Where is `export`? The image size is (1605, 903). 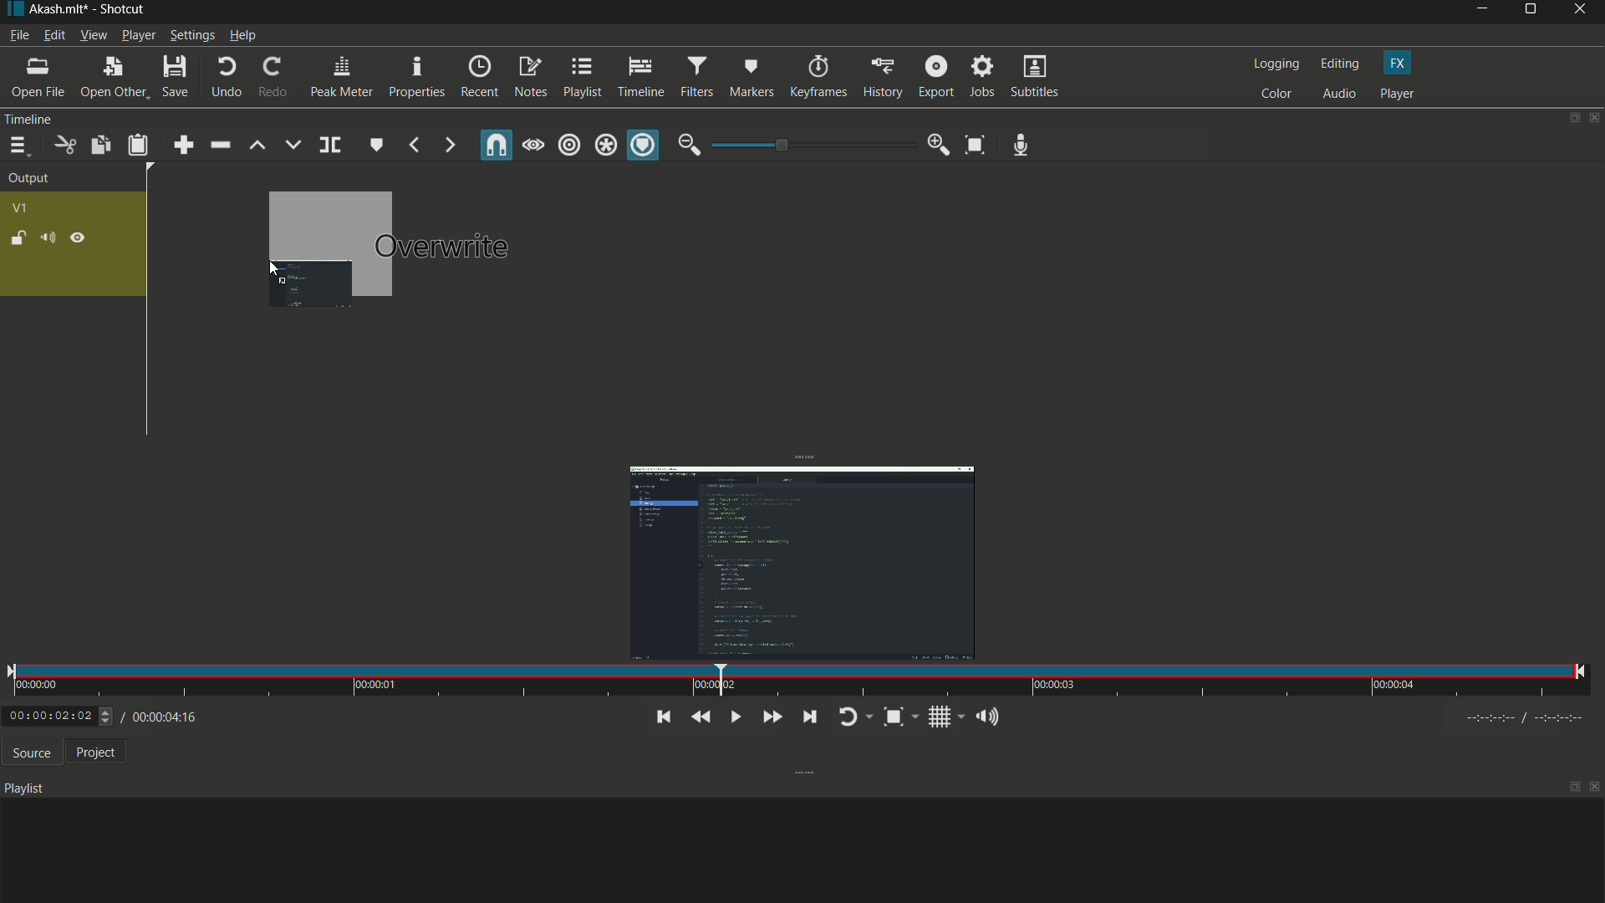
export is located at coordinates (934, 77).